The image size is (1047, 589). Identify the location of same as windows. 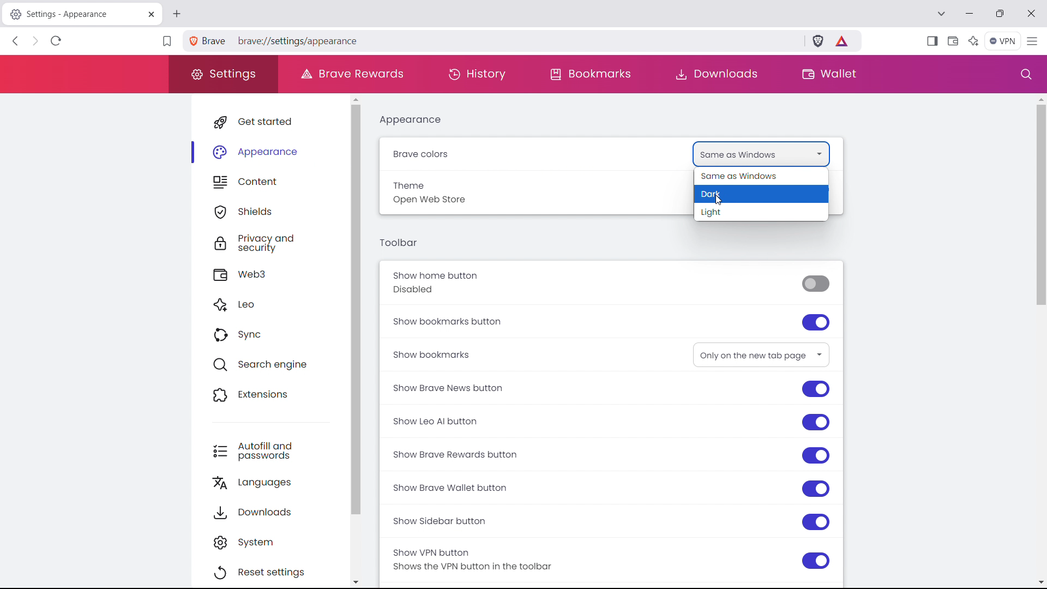
(761, 175).